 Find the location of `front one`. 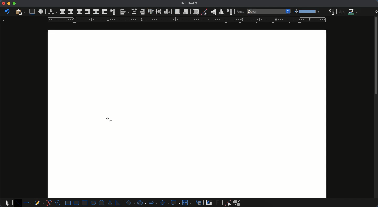

front one is located at coordinates (177, 12).